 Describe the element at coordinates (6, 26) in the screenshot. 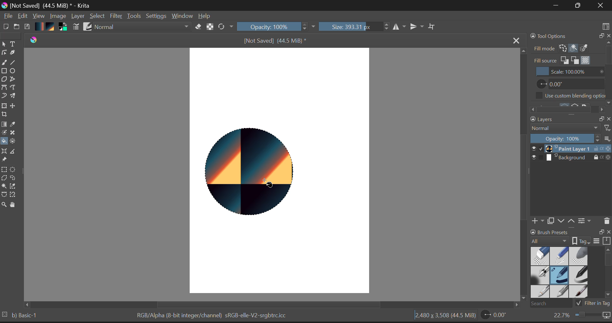

I see `New` at that location.